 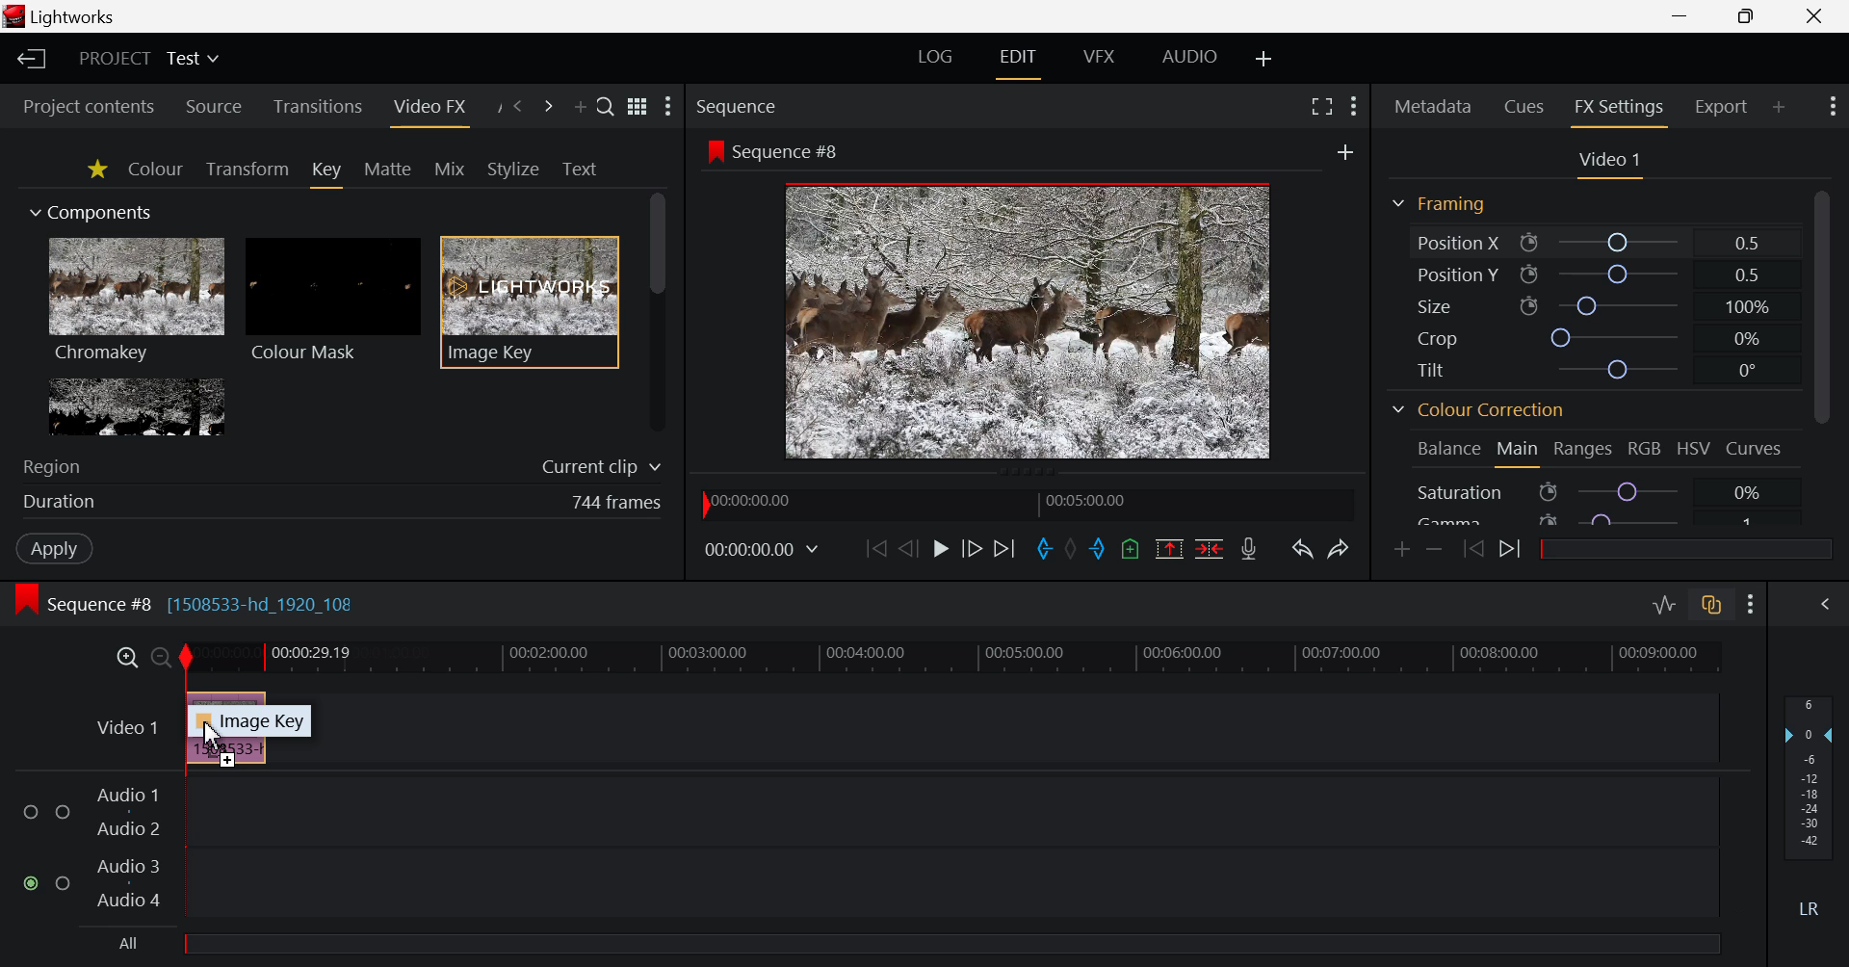 What do you see at coordinates (1046, 551) in the screenshot?
I see `Mark In` at bounding box center [1046, 551].